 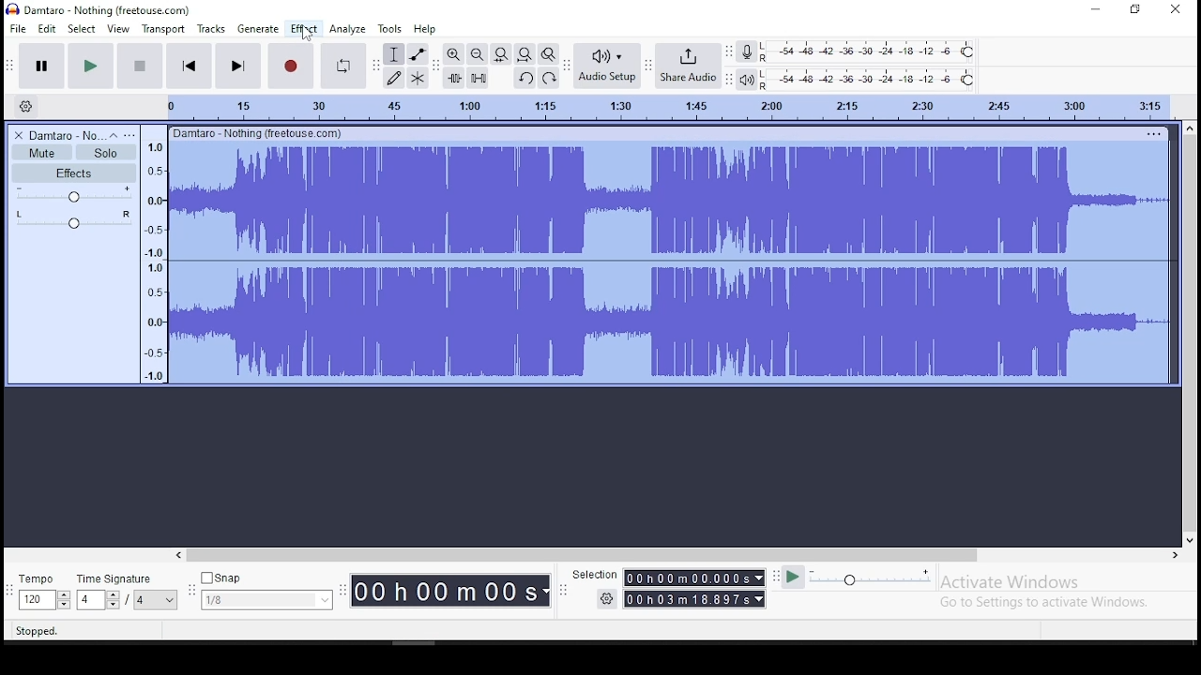 I want to click on Drop down, so click(x=112, y=599).